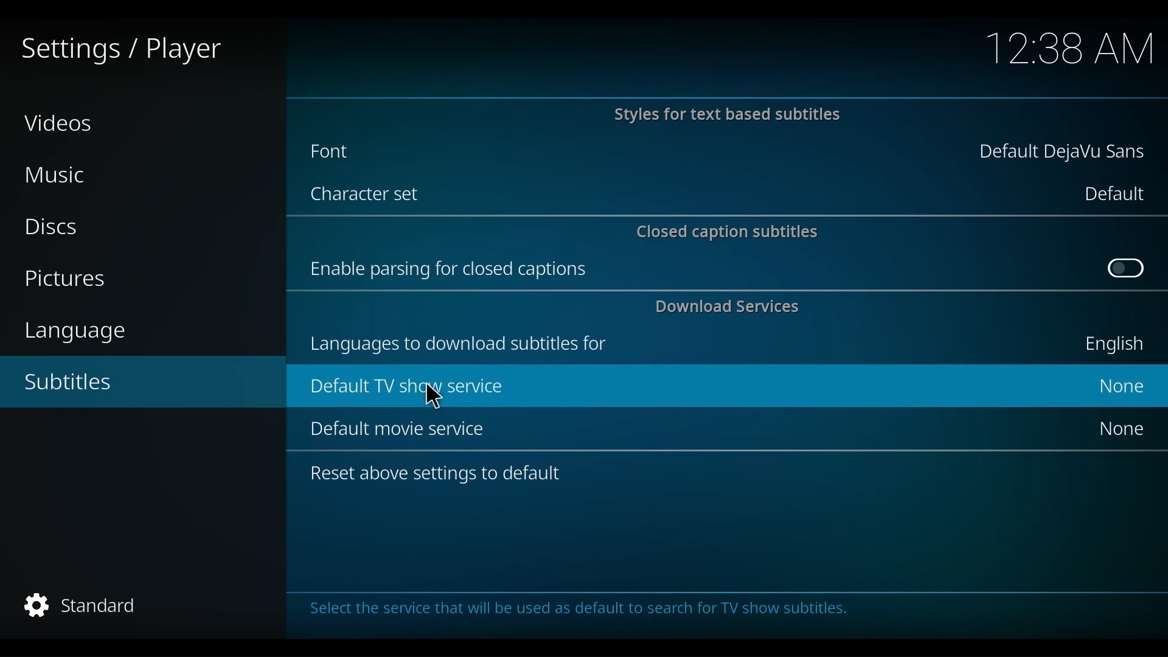 This screenshot has height=657, width=1168. Describe the element at coordinates (604, 613) in the screenshot. I see `Select the service that will be used as default to search for TV show subtitles.` at that location.